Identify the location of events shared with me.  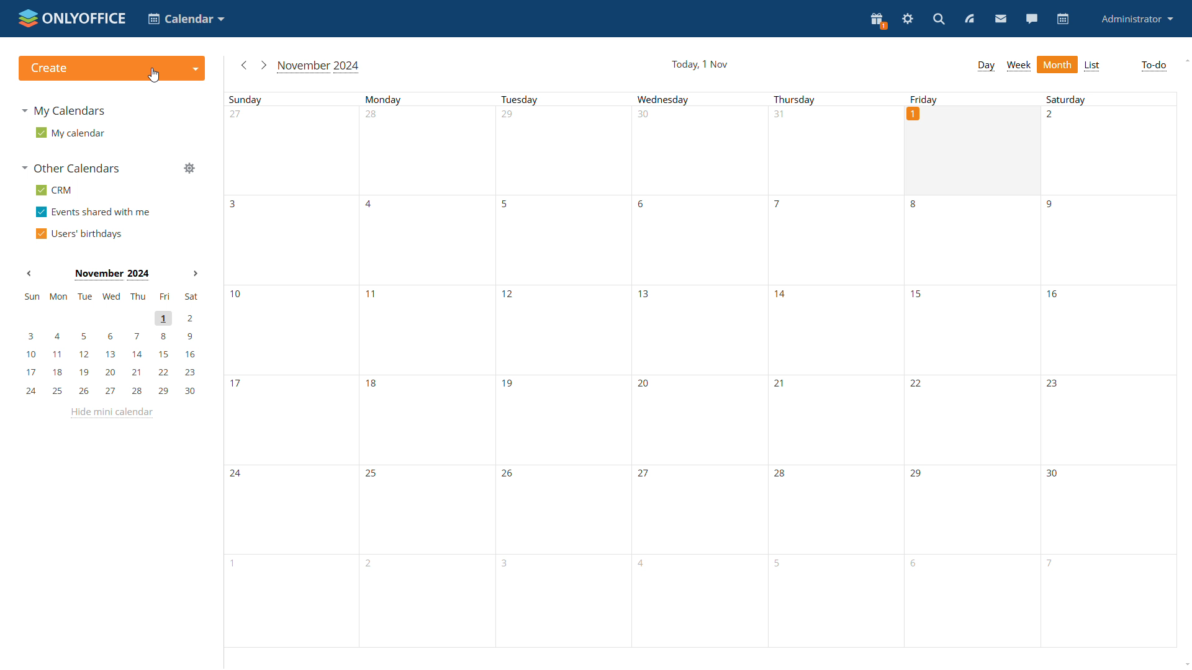
(93, 212).